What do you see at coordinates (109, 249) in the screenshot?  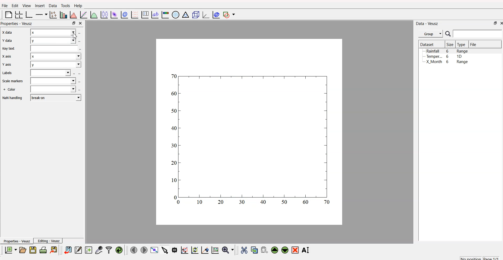 I see `filter data` at bounding box center [109, 249].